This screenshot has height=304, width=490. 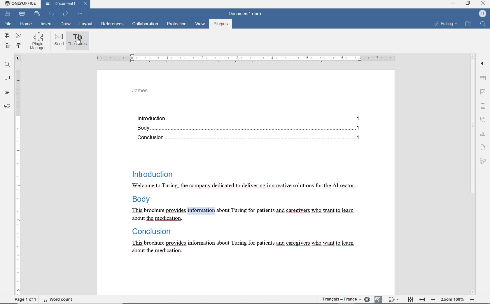 I want to click on SYSTEM NAME, so click(x=19, y=3).